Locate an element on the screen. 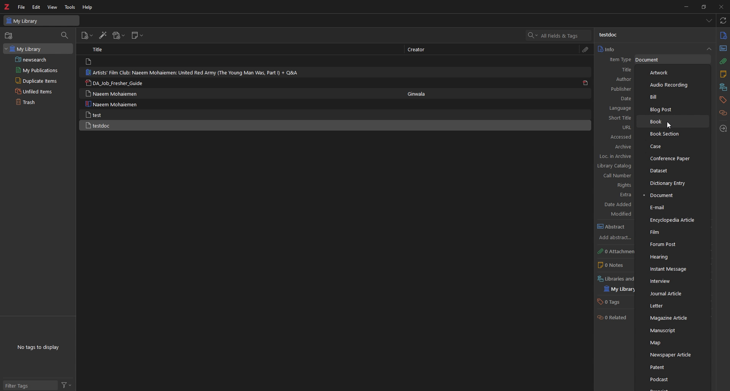 The image size is (730, 391). artwork is located at coordinates (672, 73).